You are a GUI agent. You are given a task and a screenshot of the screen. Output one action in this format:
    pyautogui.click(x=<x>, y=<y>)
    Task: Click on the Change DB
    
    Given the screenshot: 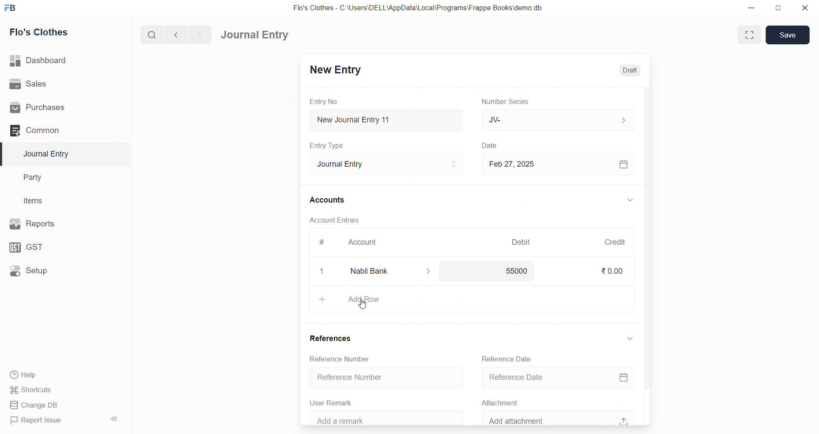 What is the action you would take?
    pyautogui.click(x=53, y=405)
    